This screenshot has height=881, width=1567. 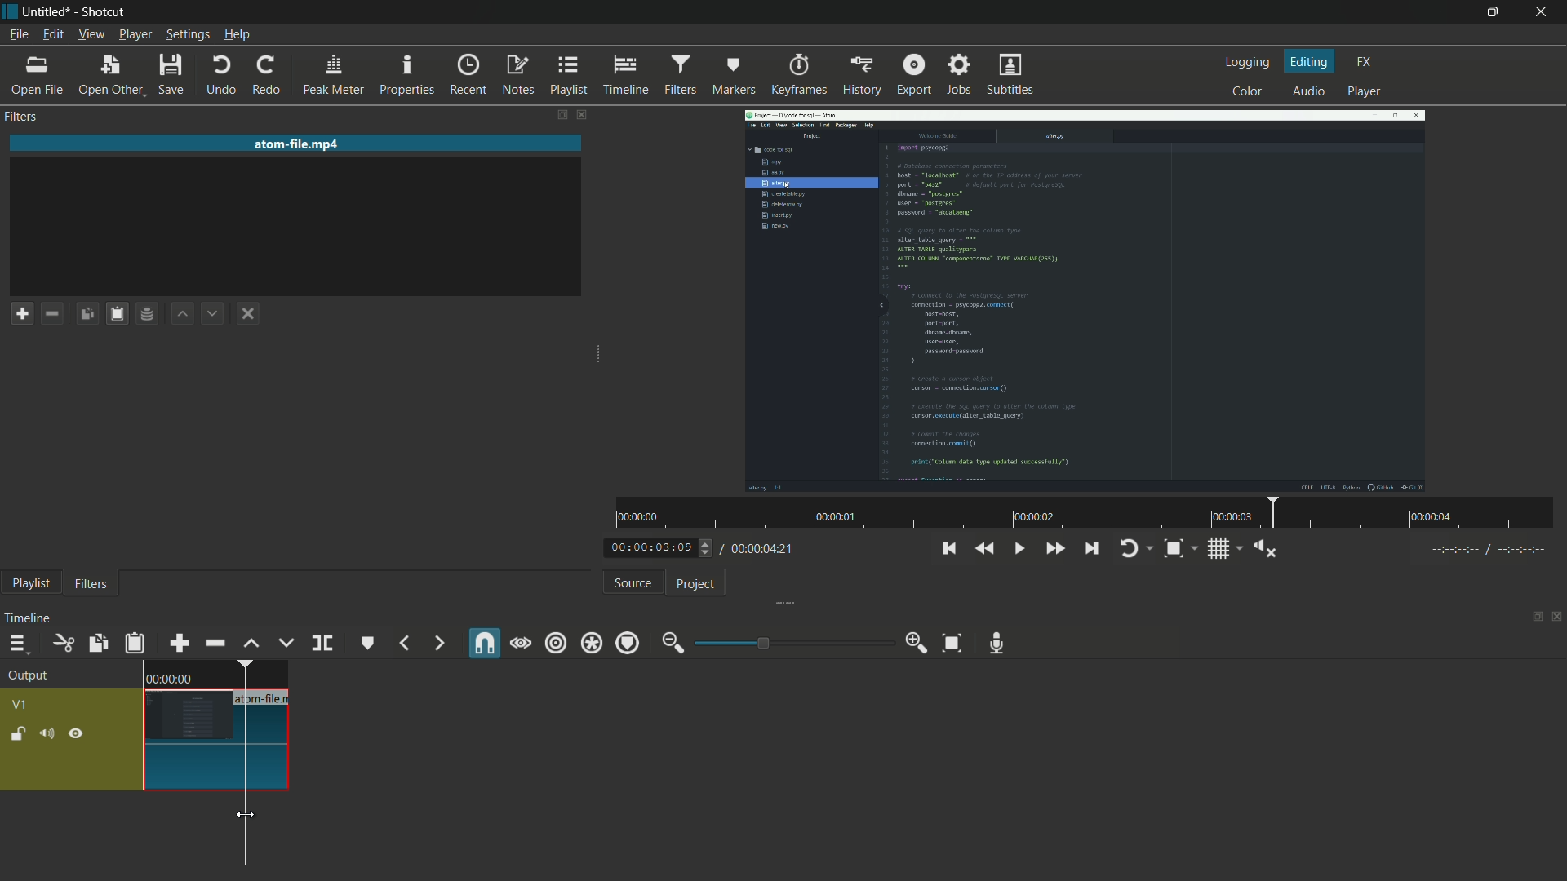 What do you see at coordinates (63, 643) in the screenshot?
I see `cut` at bounding box center [63, 643].